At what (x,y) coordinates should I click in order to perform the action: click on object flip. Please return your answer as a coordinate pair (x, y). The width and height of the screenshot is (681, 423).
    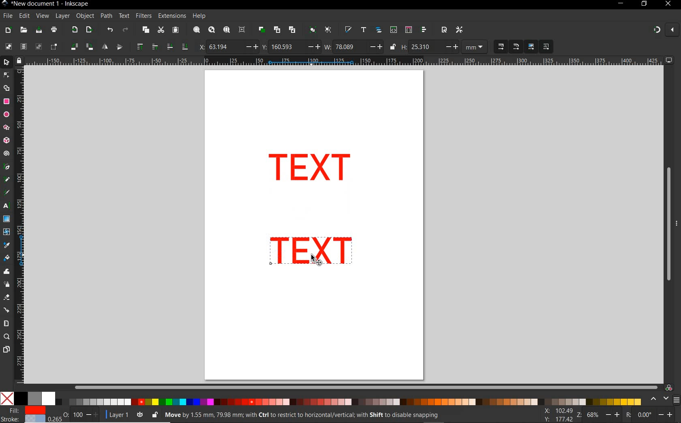
    Looking at the image, I should click on (111, 47).